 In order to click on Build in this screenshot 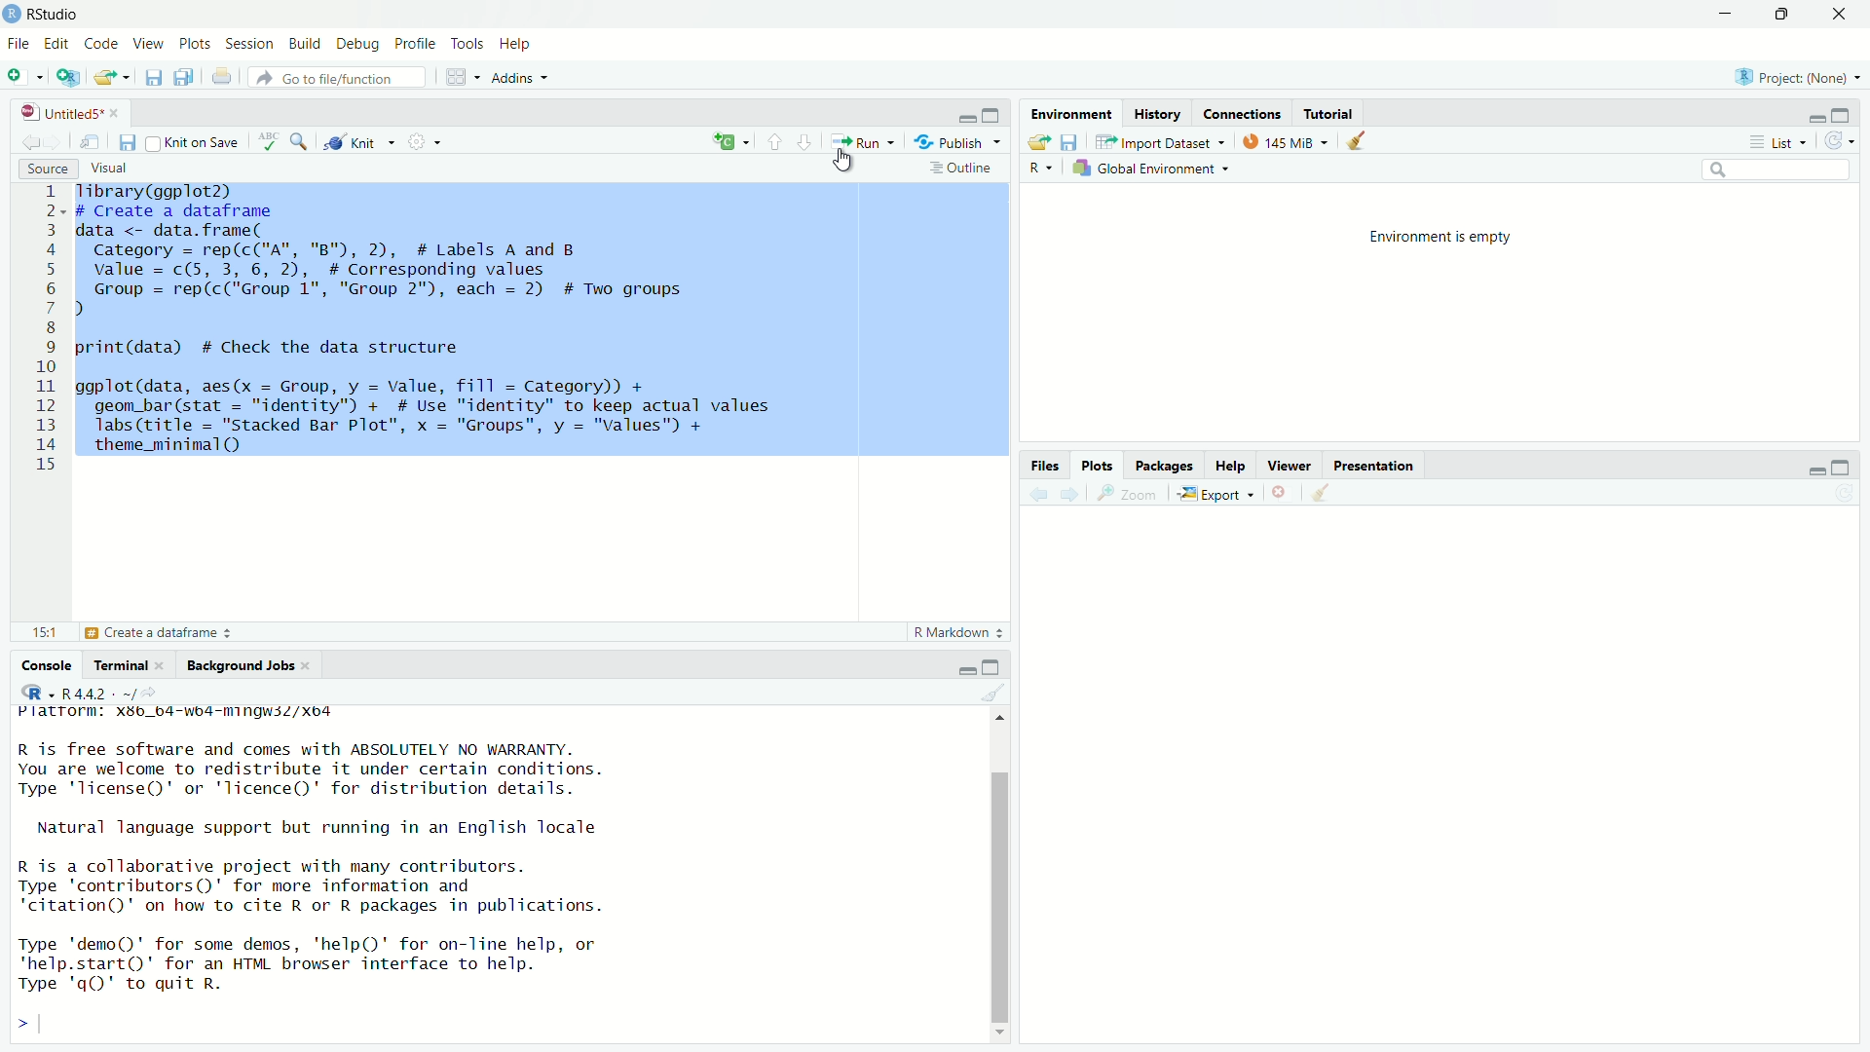, I will do `click(305, 42)`.